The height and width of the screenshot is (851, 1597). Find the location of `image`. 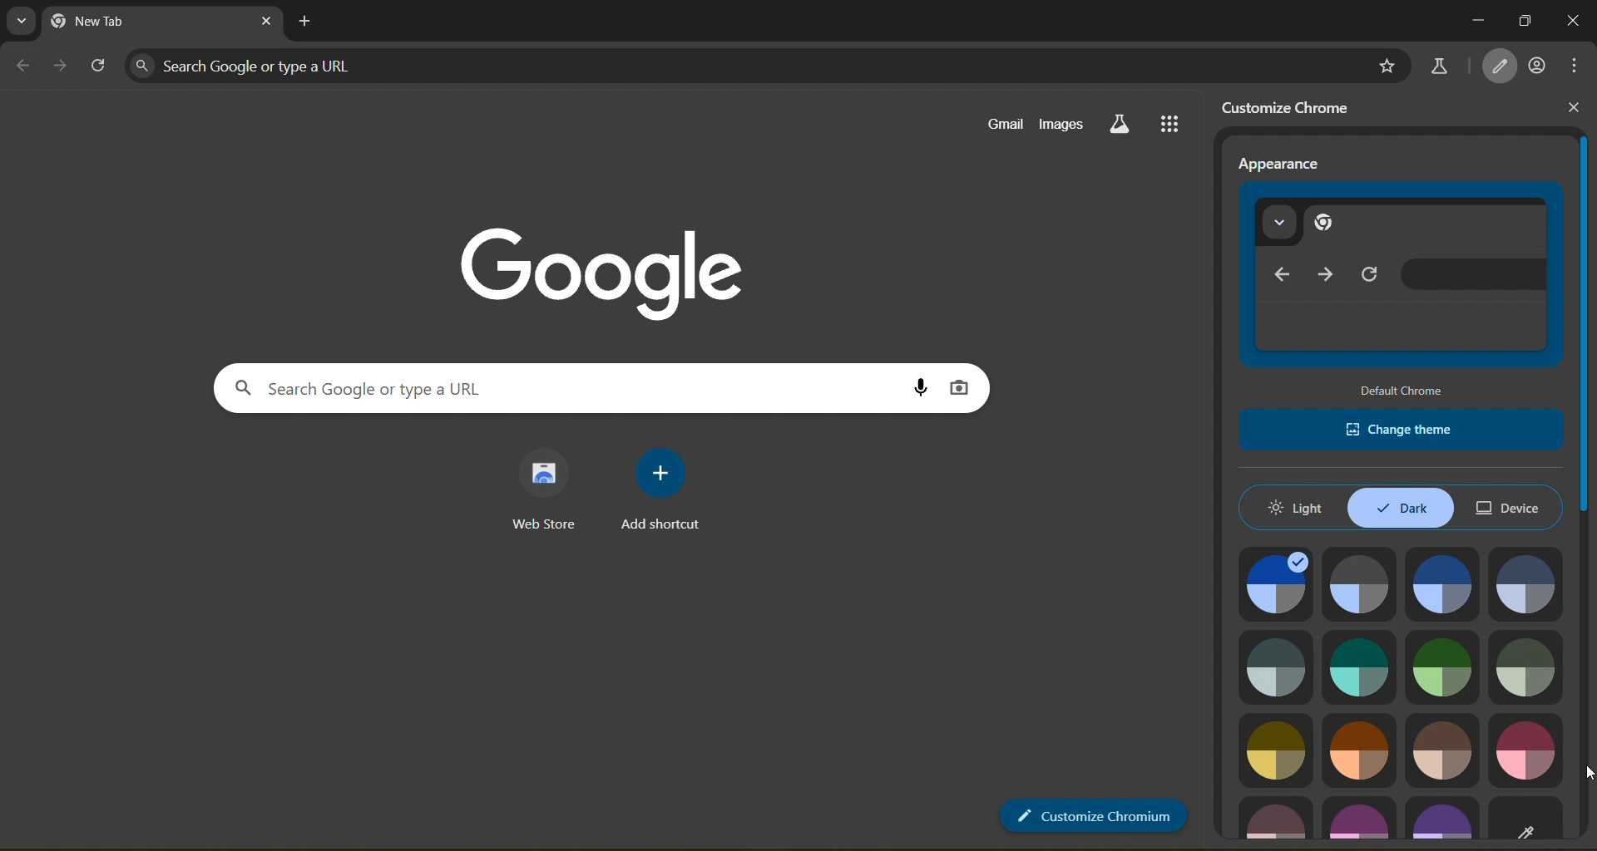

image is located at coordinates (1274, 750).